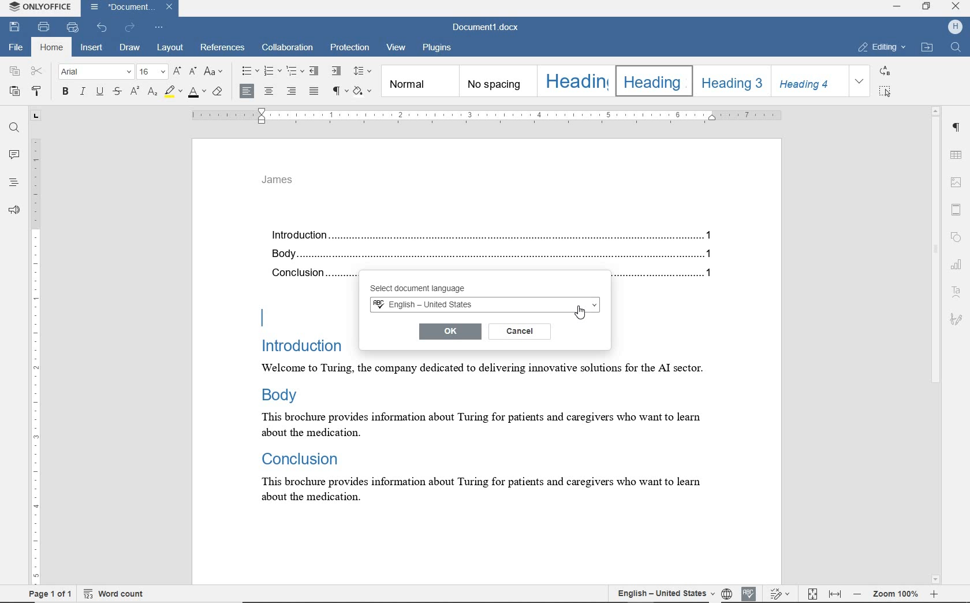 This screenshot has height=603, width=970. Describe the element at coordinates (40, 8) in the screenshot. I see `system name` at that location.